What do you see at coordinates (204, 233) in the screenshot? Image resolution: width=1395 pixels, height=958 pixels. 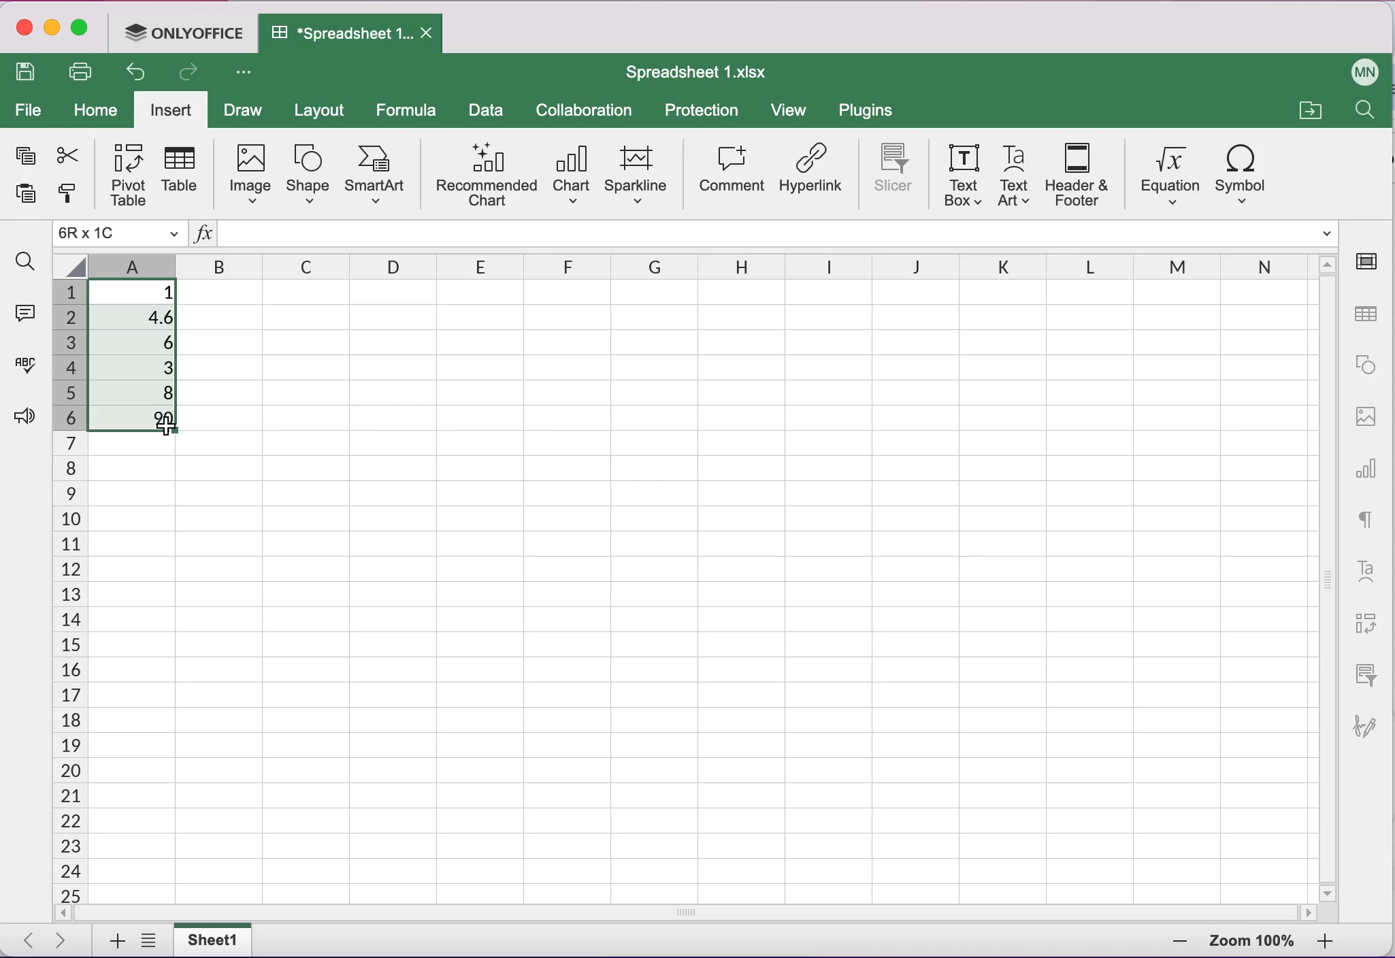 I see `Insert function` at bounding box center [204, 233].